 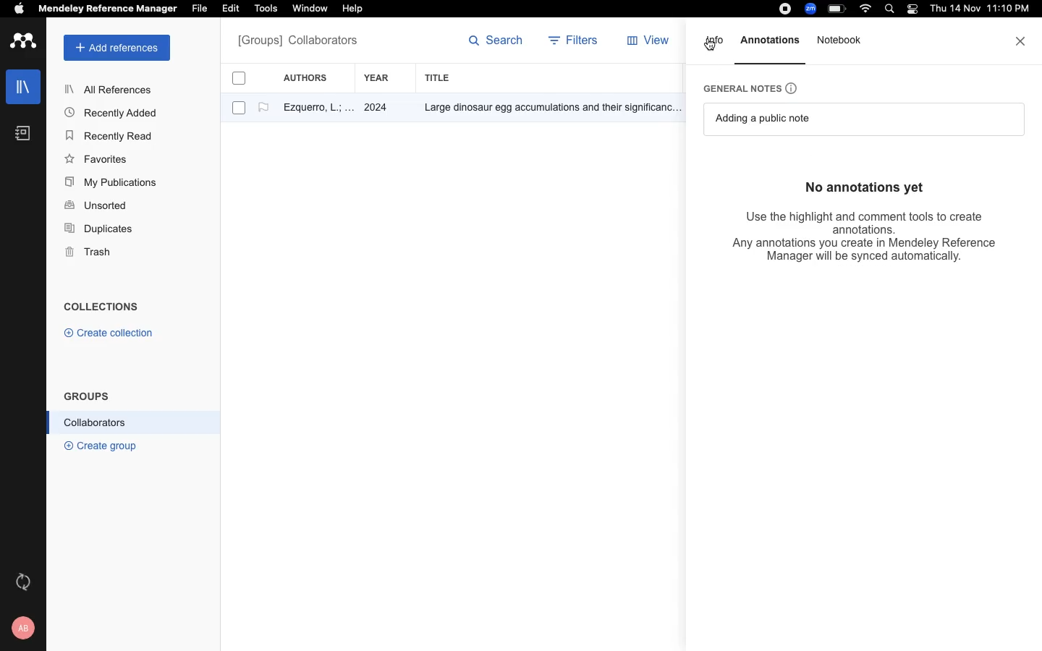 I want to click on Use the highlight and comment tools to create
annotations.
Any annotations you create in Mendeley Reference
Manager will be synced automatically., so click(x=866, y=235).